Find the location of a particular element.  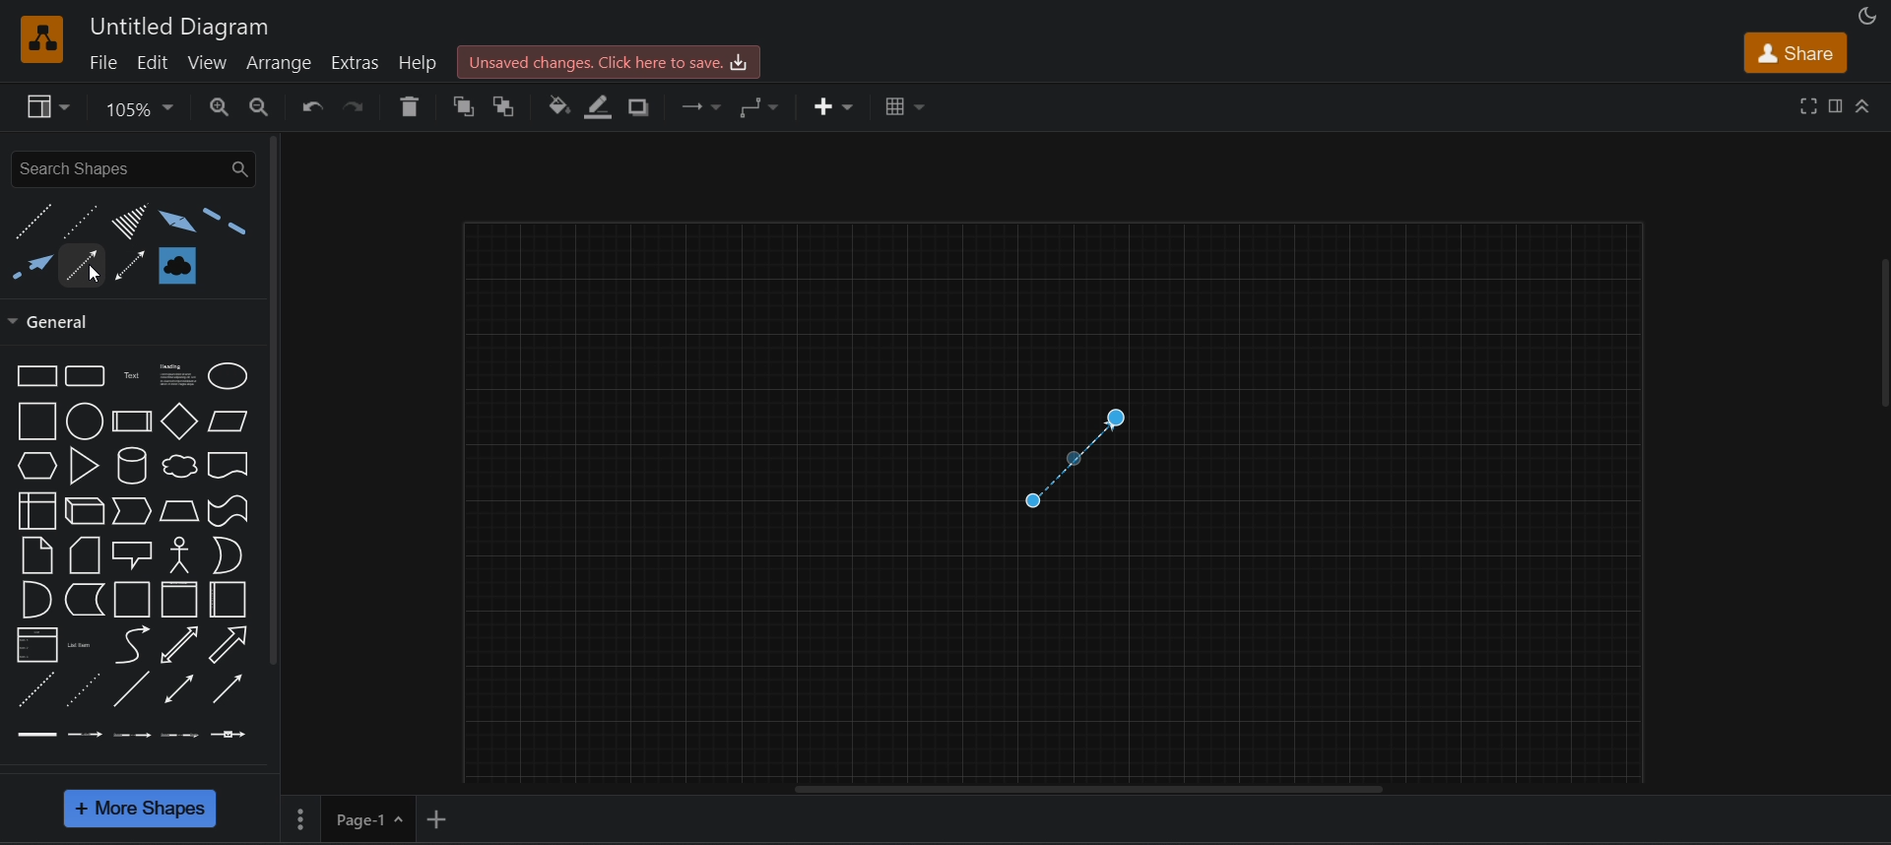

actor is located at coordinates (179, 554).